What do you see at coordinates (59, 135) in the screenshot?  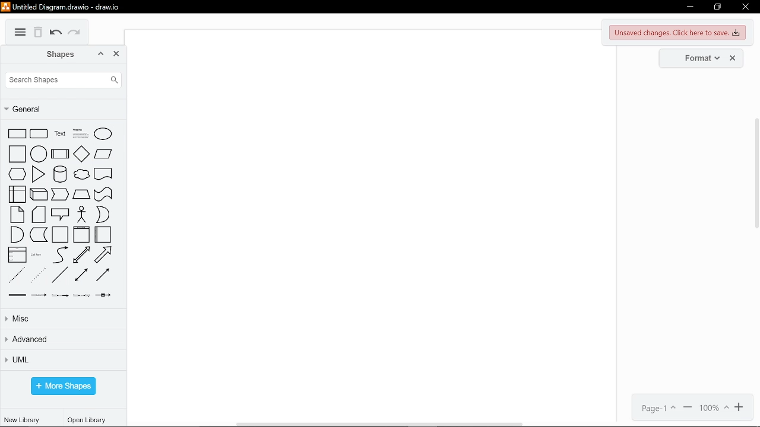 I see `text` at bounding box center [59, 135].